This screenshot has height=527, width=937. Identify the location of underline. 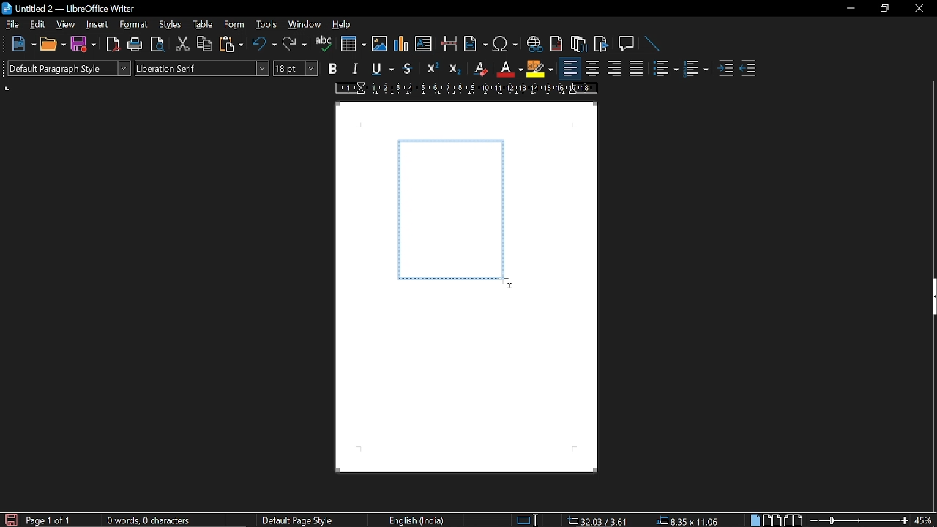
(380, 69).